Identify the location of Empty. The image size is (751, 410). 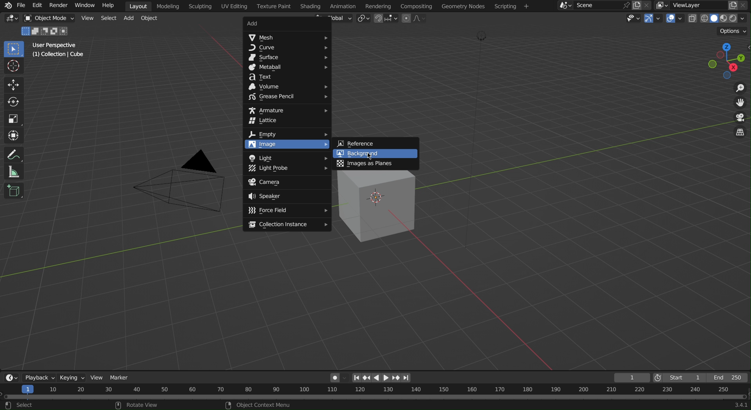
(287, 133).